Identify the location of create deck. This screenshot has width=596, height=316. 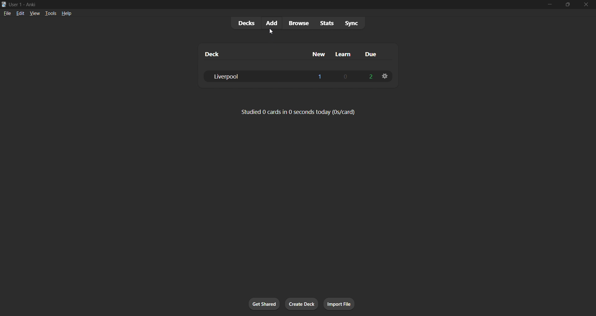
(302, 304).